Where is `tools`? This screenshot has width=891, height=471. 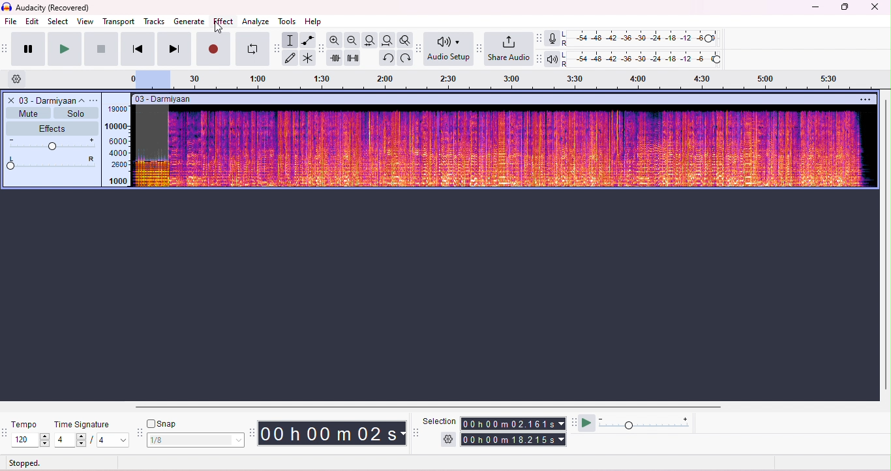
tools is located at coordinates (286, 21).